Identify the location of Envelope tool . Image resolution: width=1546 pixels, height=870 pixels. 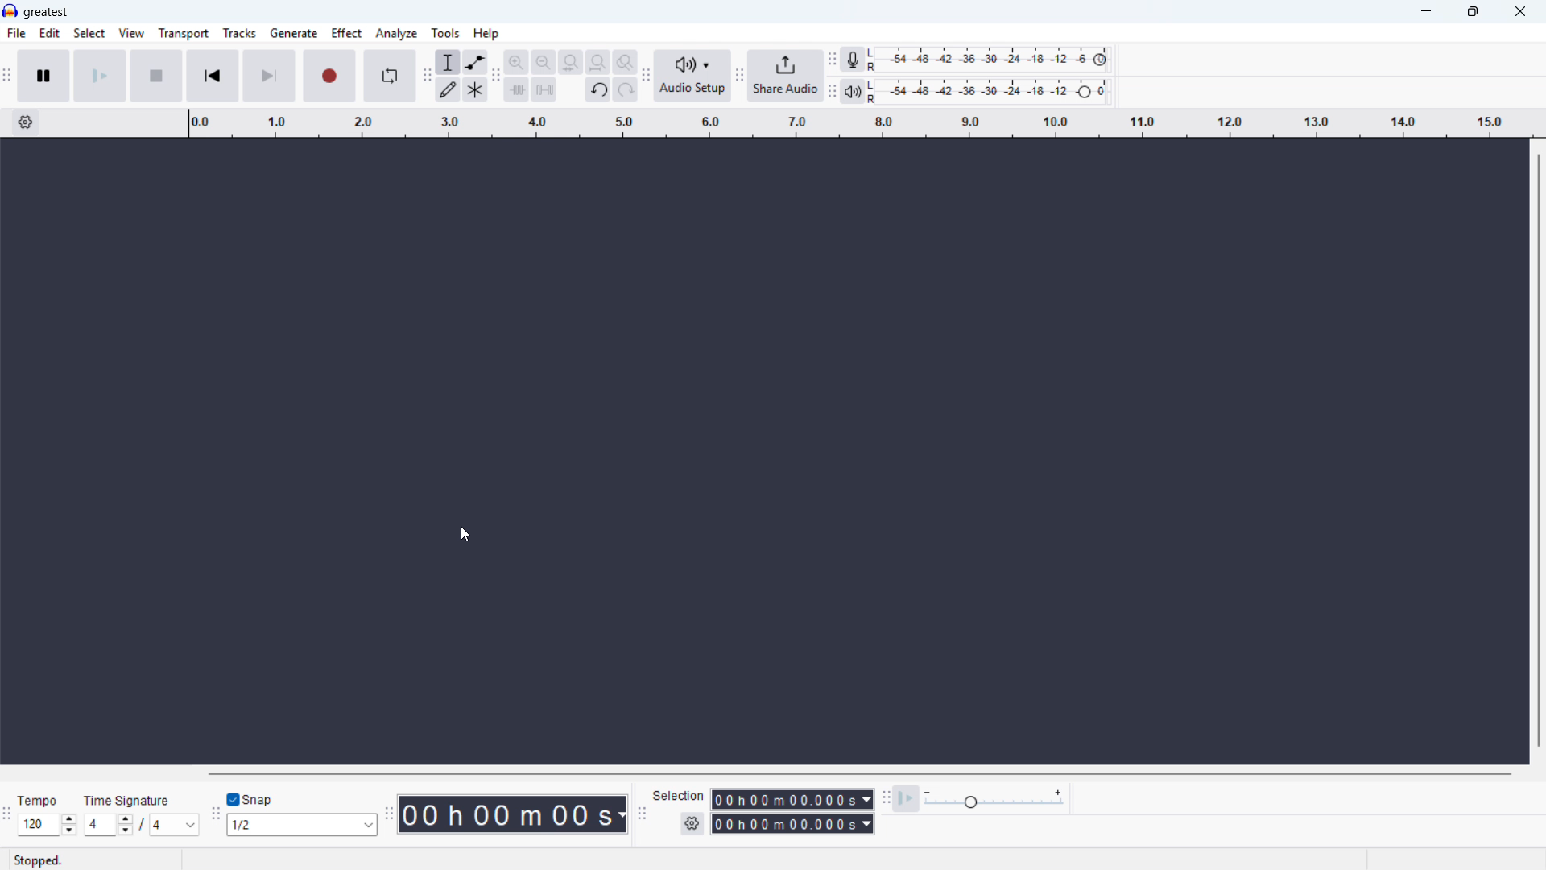
(476, 62).